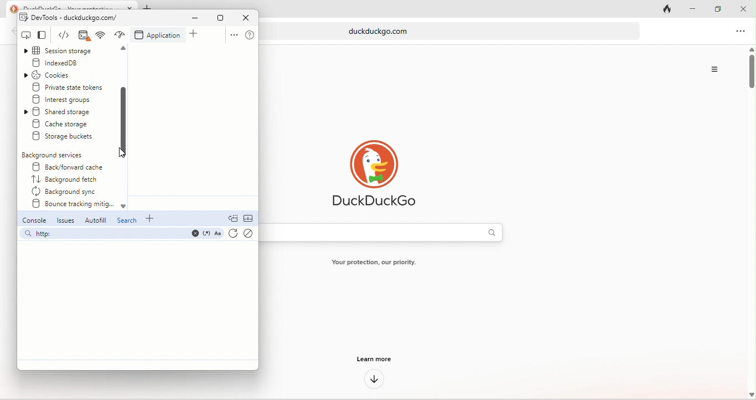  Describe the element at coordinates (127, 222) in the screenshot. I see `search` at that location.